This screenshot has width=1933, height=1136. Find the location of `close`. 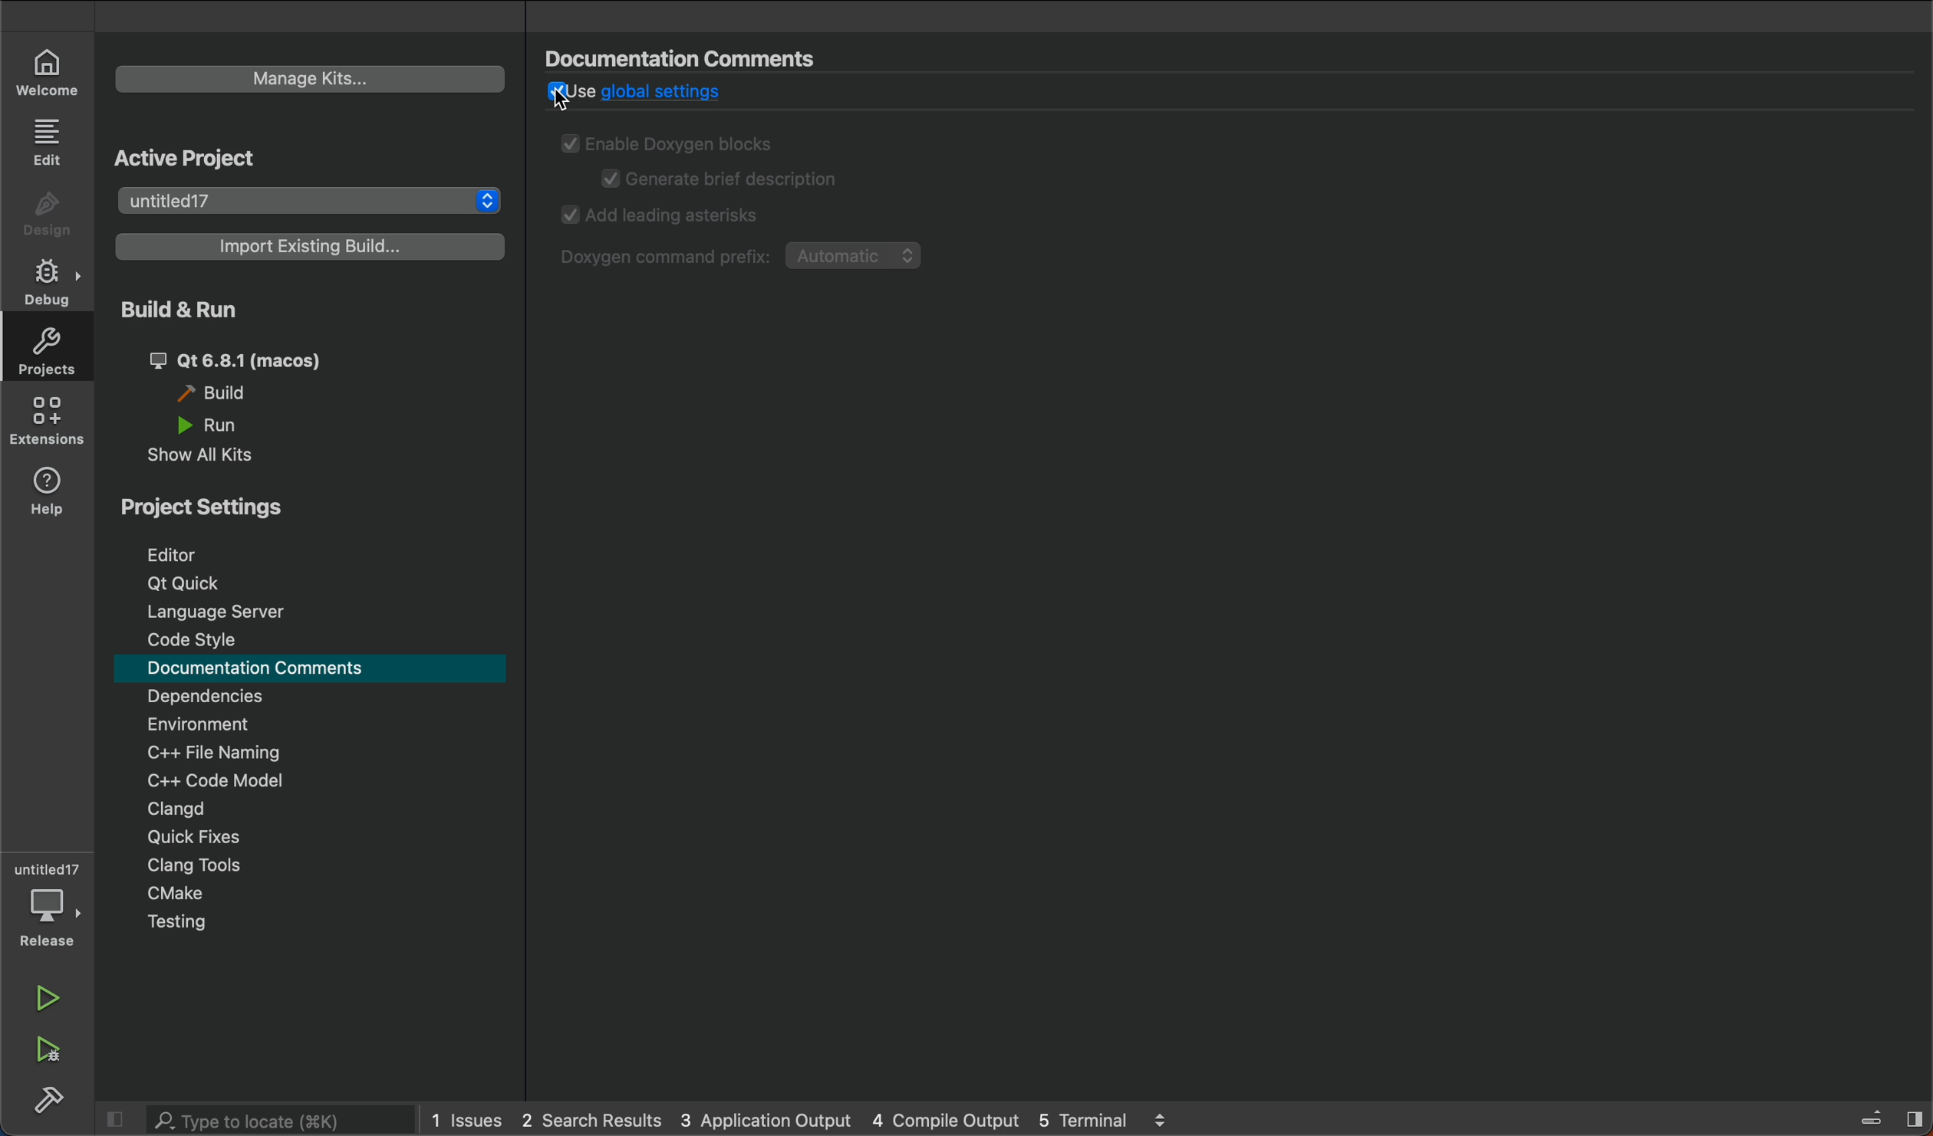

close is located at coordinates (1886, 1118).